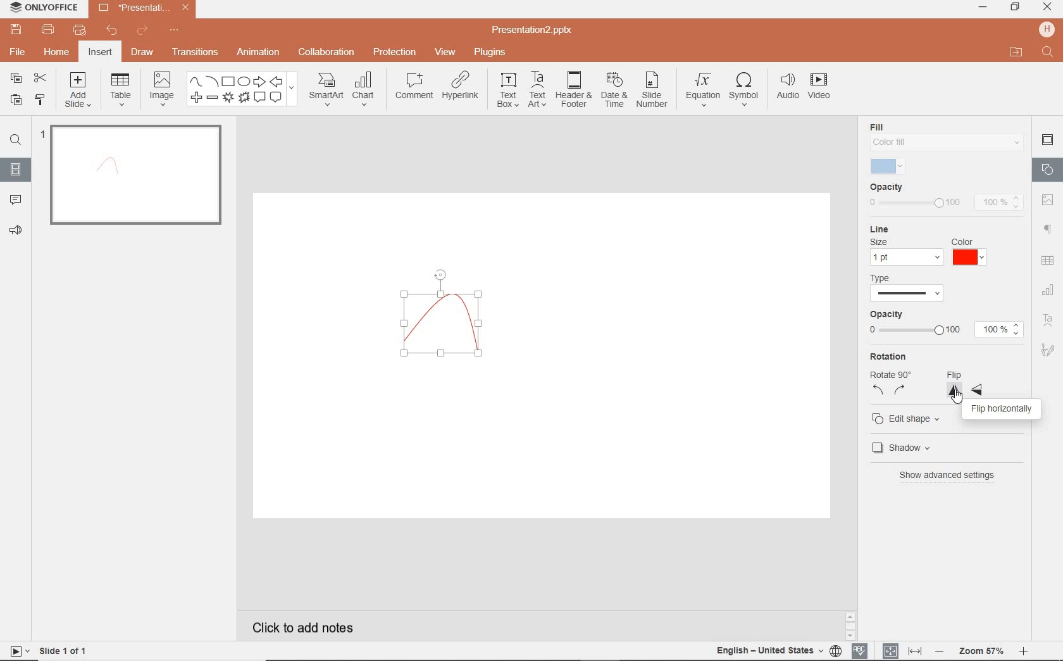 This screenshot has height=661, width=1063. What do you see at coordinates (948, 137) in the screenshot?
I see `fill` at bounding box center [948, 137].